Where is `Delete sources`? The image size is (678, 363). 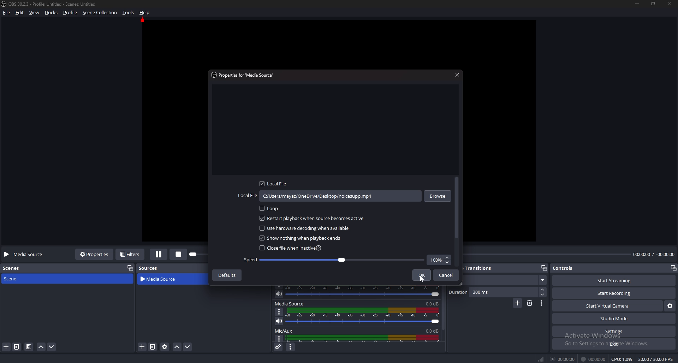
Delete sources is located at coordinates (153, 347).